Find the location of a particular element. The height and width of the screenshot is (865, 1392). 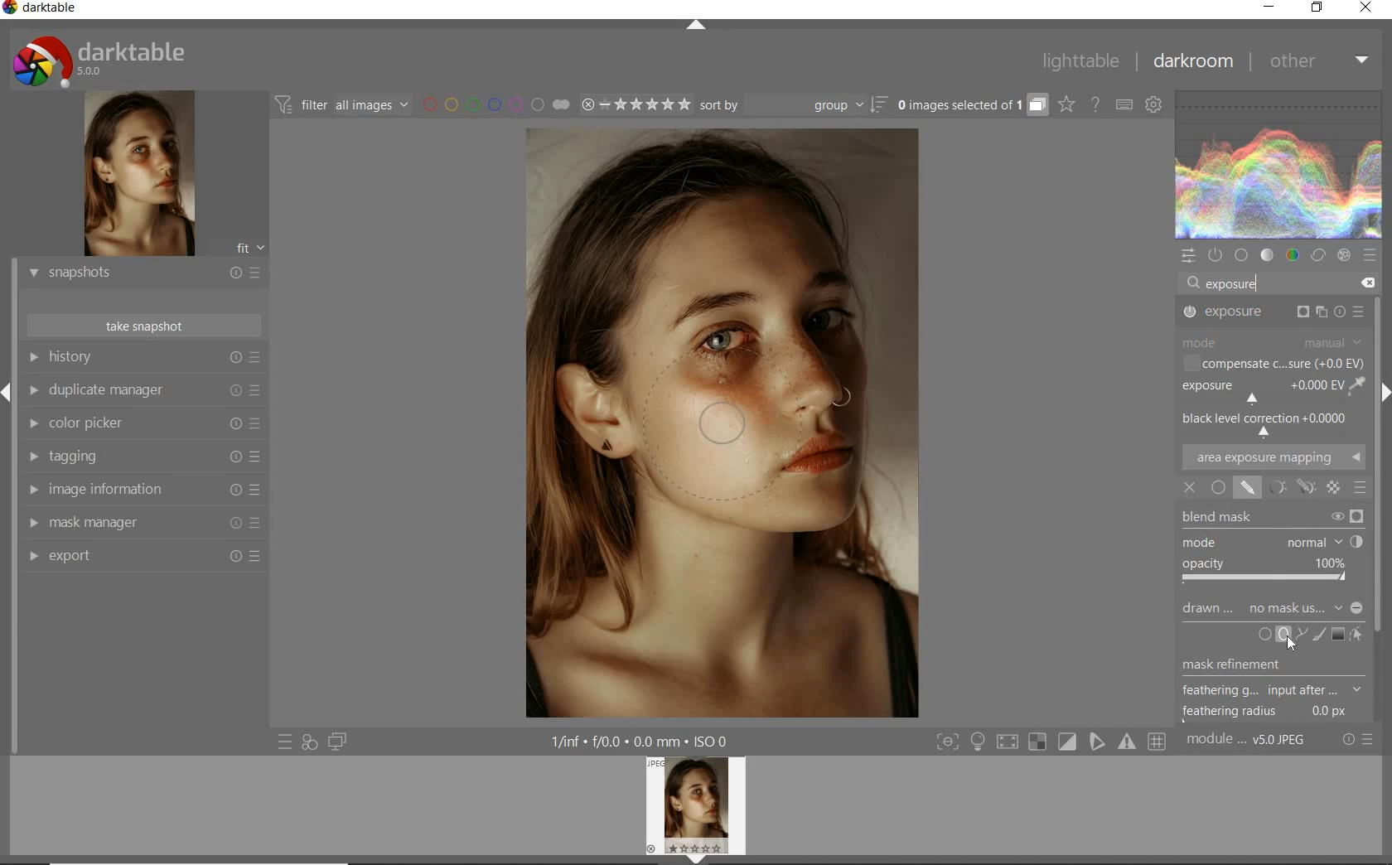

lighttable is located at coordinates (1085, 60).